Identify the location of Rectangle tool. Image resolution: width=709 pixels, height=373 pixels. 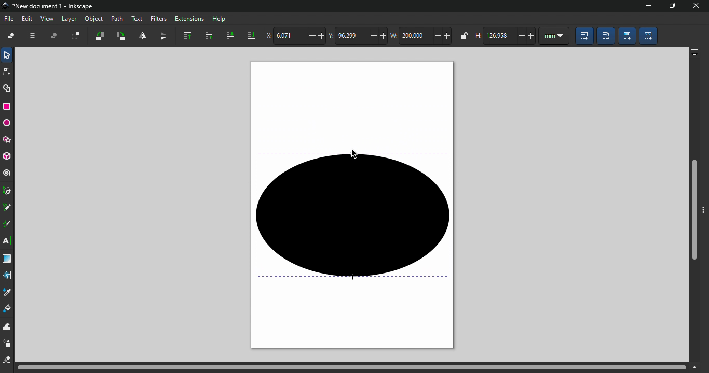
(8, 106).